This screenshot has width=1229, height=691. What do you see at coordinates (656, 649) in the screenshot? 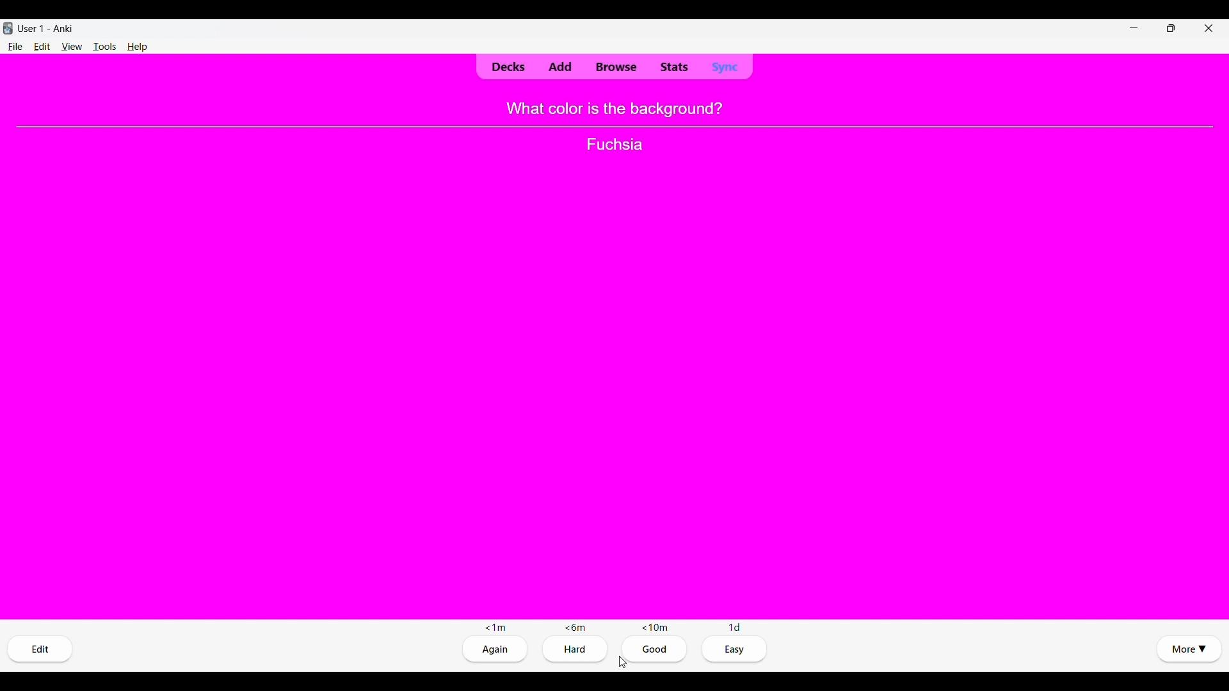
I see `Good button` at bounding box center [656, 649].